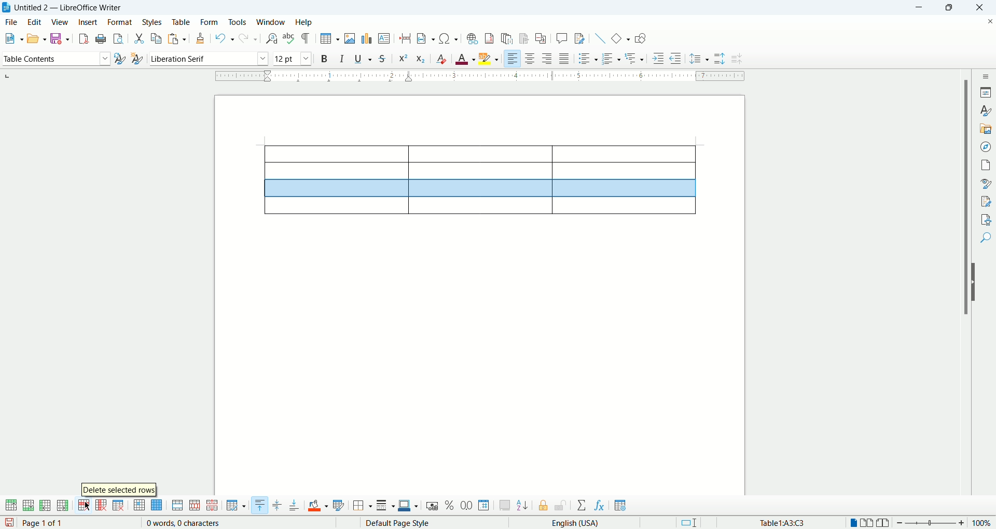  I want to click on window, so click(271, 21).